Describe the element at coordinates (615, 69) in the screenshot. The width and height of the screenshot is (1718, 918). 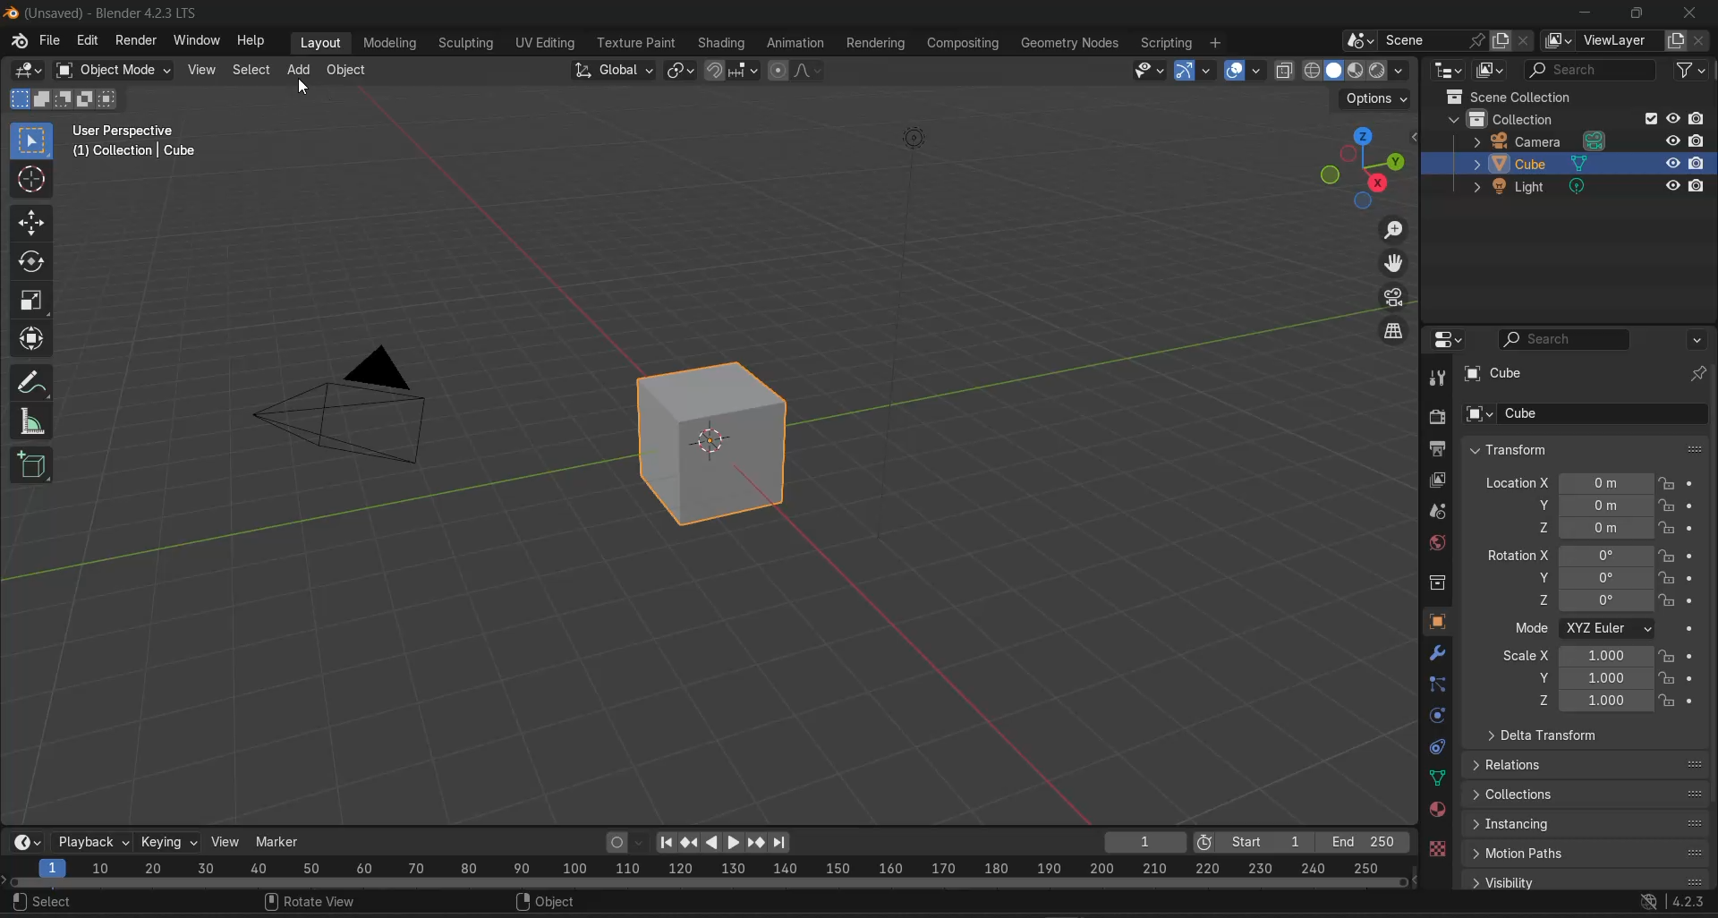
I see `transformation orientation` at that location.